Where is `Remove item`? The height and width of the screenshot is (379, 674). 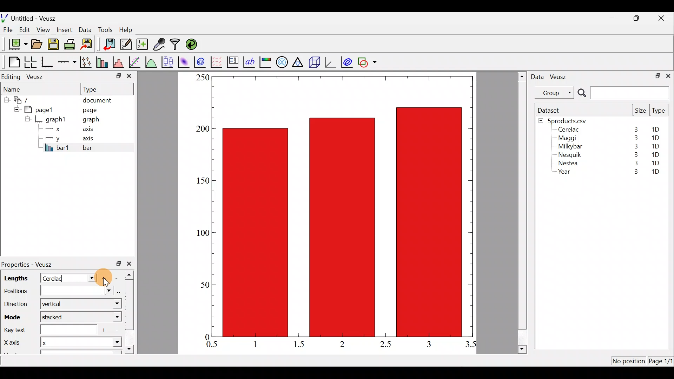 Remove item is located at coordinates (119, 278).